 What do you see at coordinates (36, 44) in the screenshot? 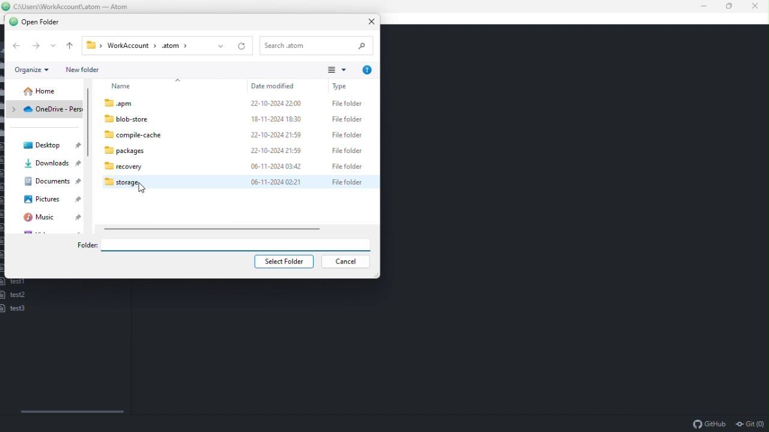
I see `` at bounding box center [36, 44].